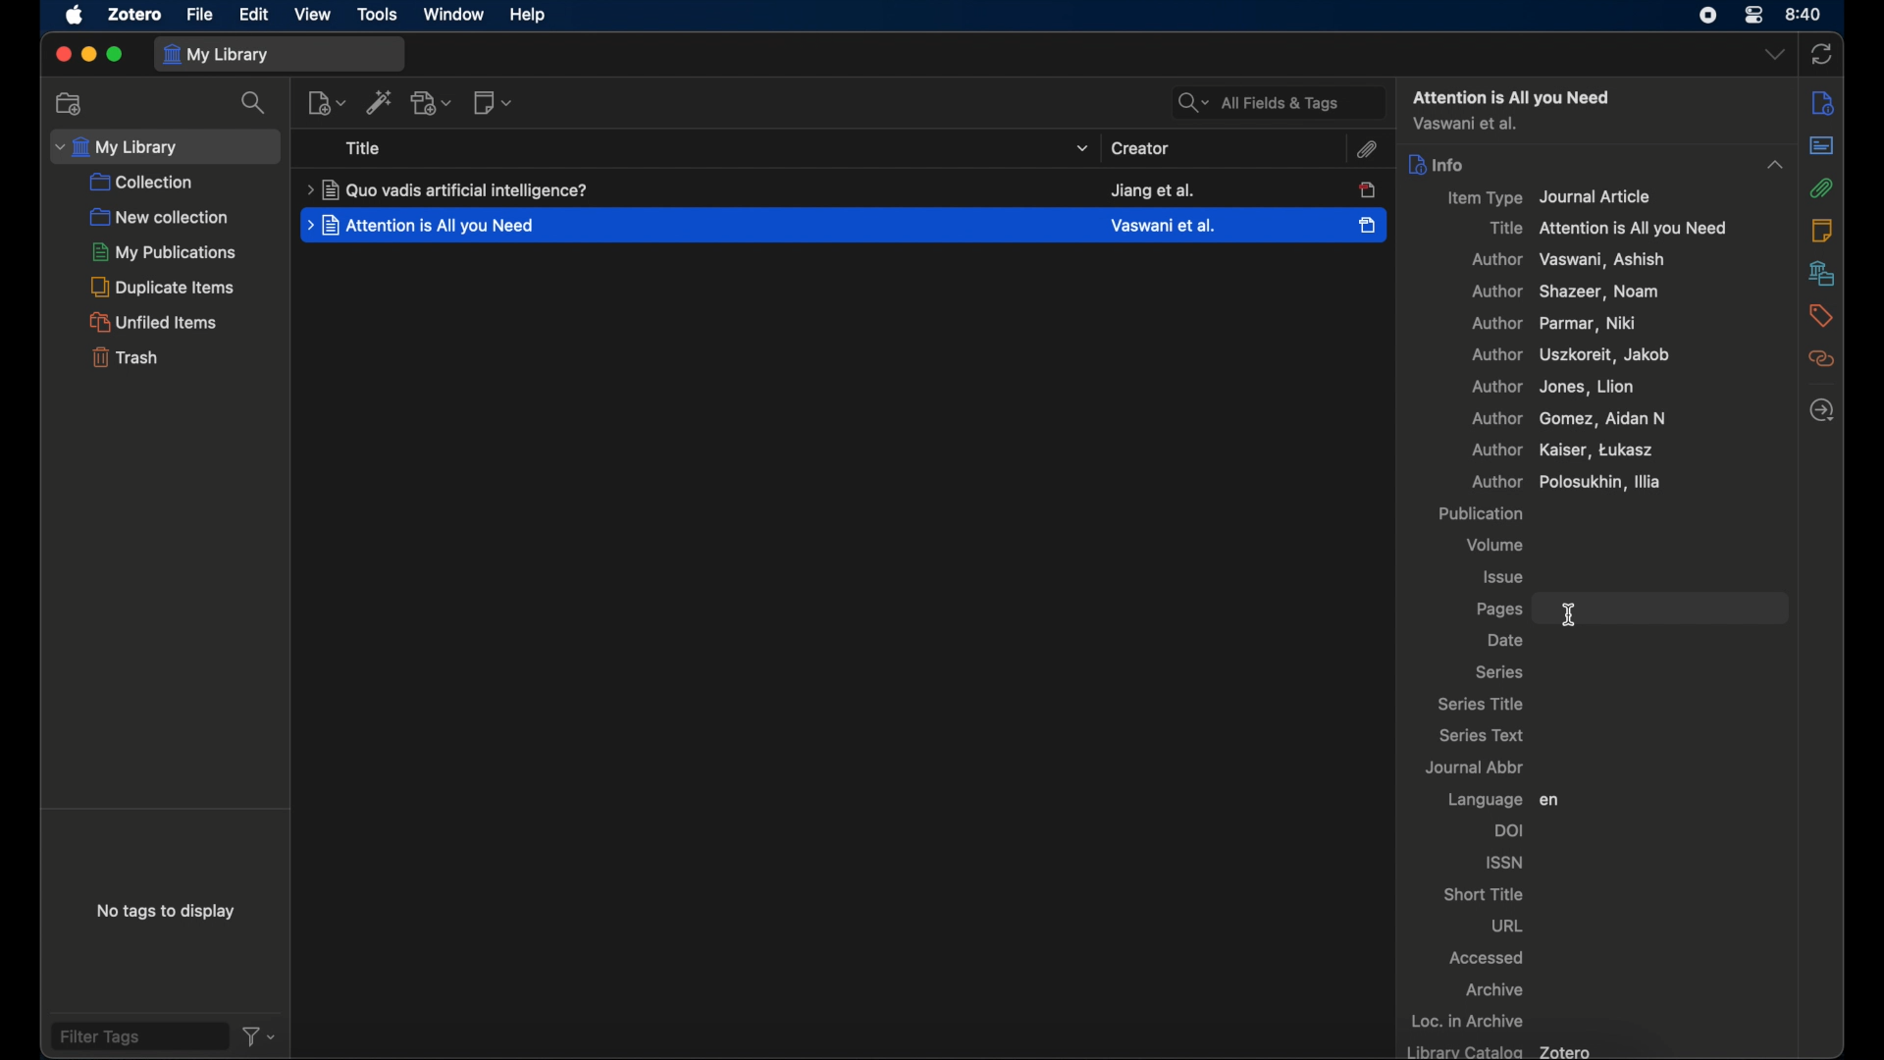  I want to click on sync, so click(1824, 53).